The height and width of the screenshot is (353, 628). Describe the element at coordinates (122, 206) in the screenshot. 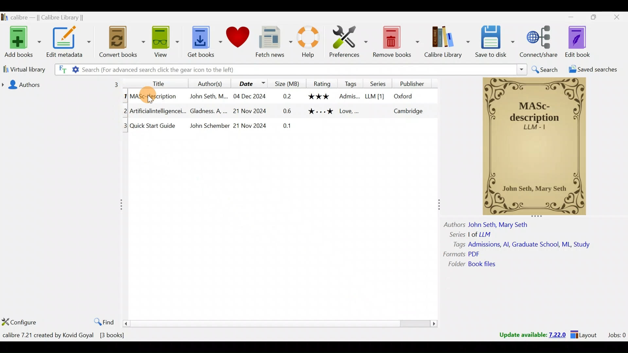

I see `` at that location.